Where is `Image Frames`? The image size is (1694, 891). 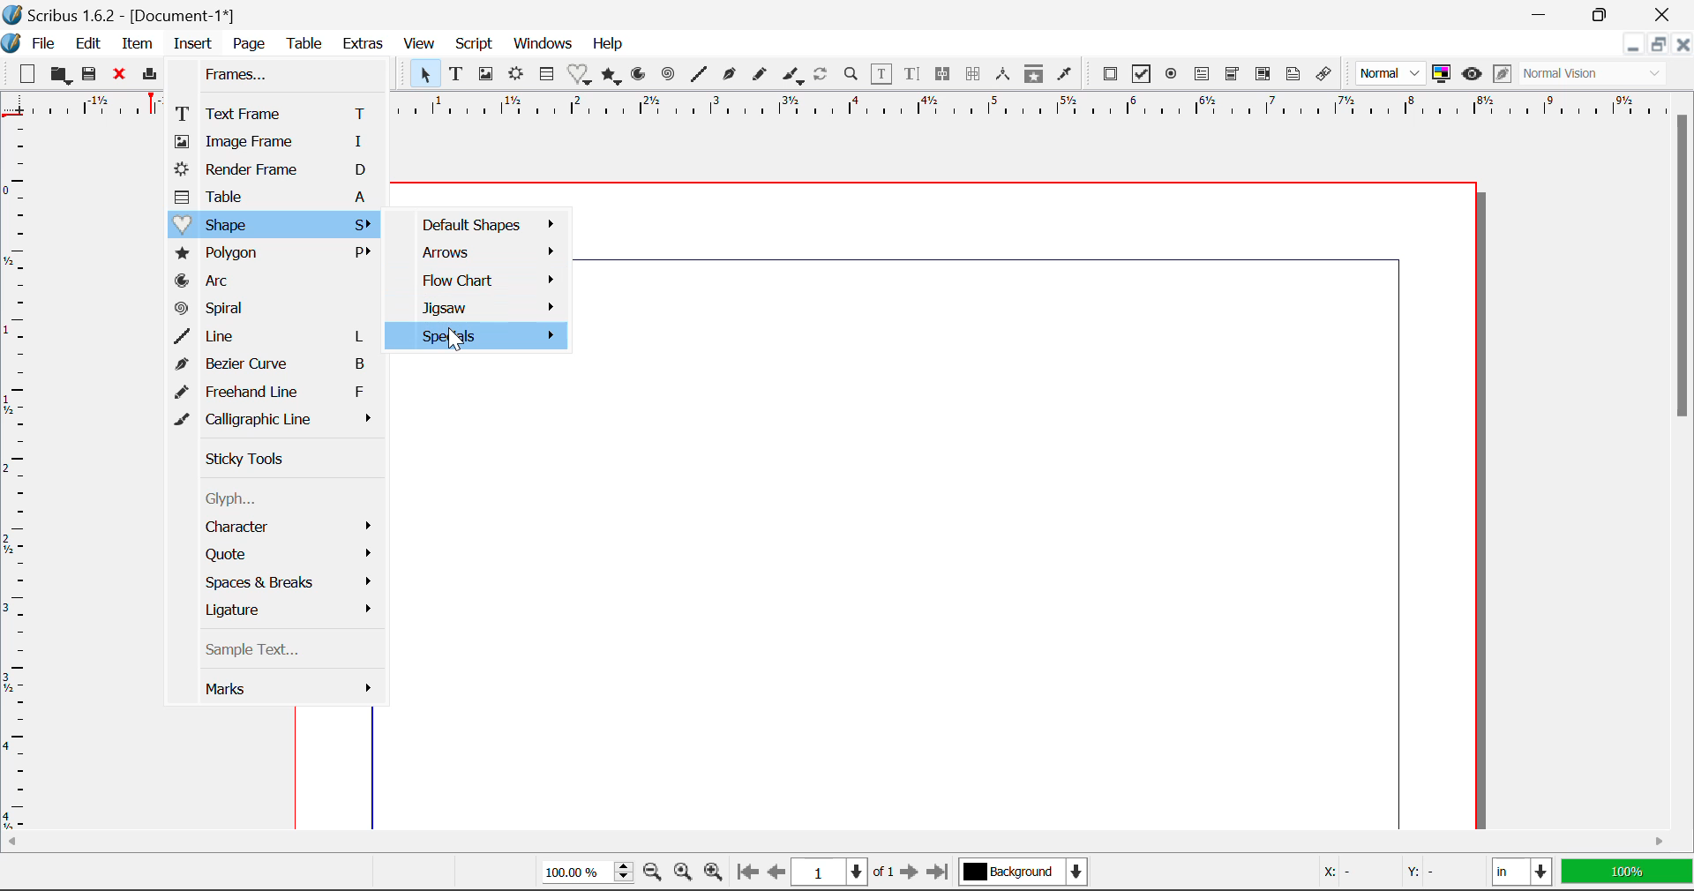
Image Frames is located at coordinates (485, 74).